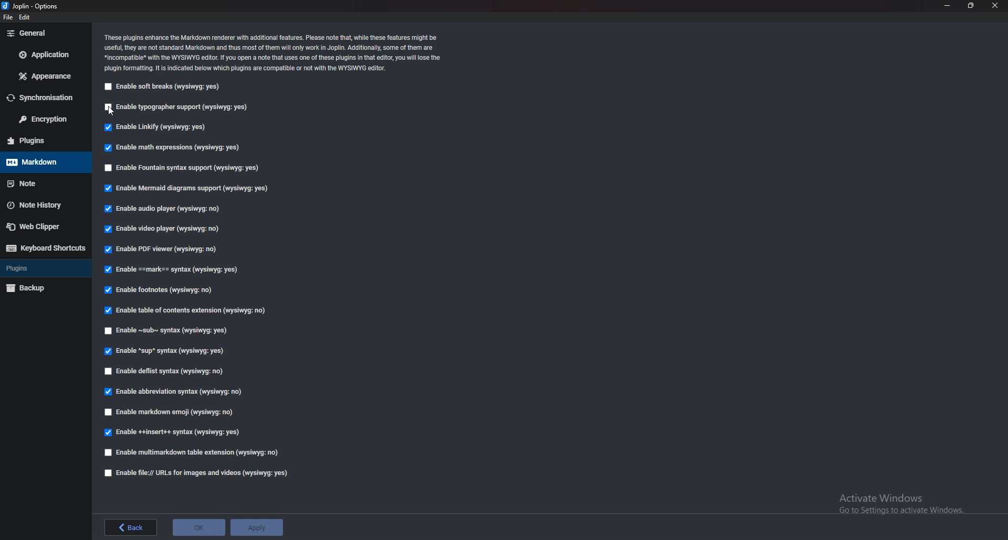 This screenshot has width=1008, height=540. Describe the element at coordinates (176, 107) in the screenshot. I see `enable typographer support` at that location.